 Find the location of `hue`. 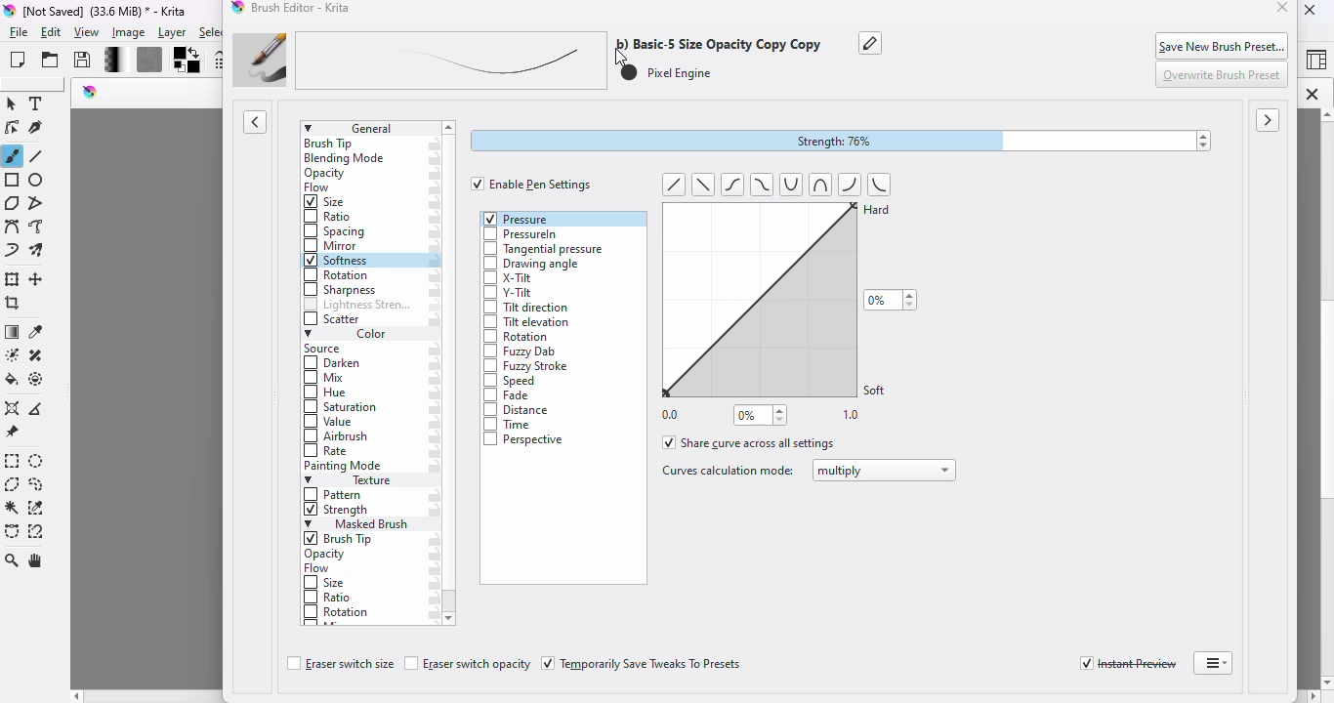

hue is located at coordinates (325, 393).